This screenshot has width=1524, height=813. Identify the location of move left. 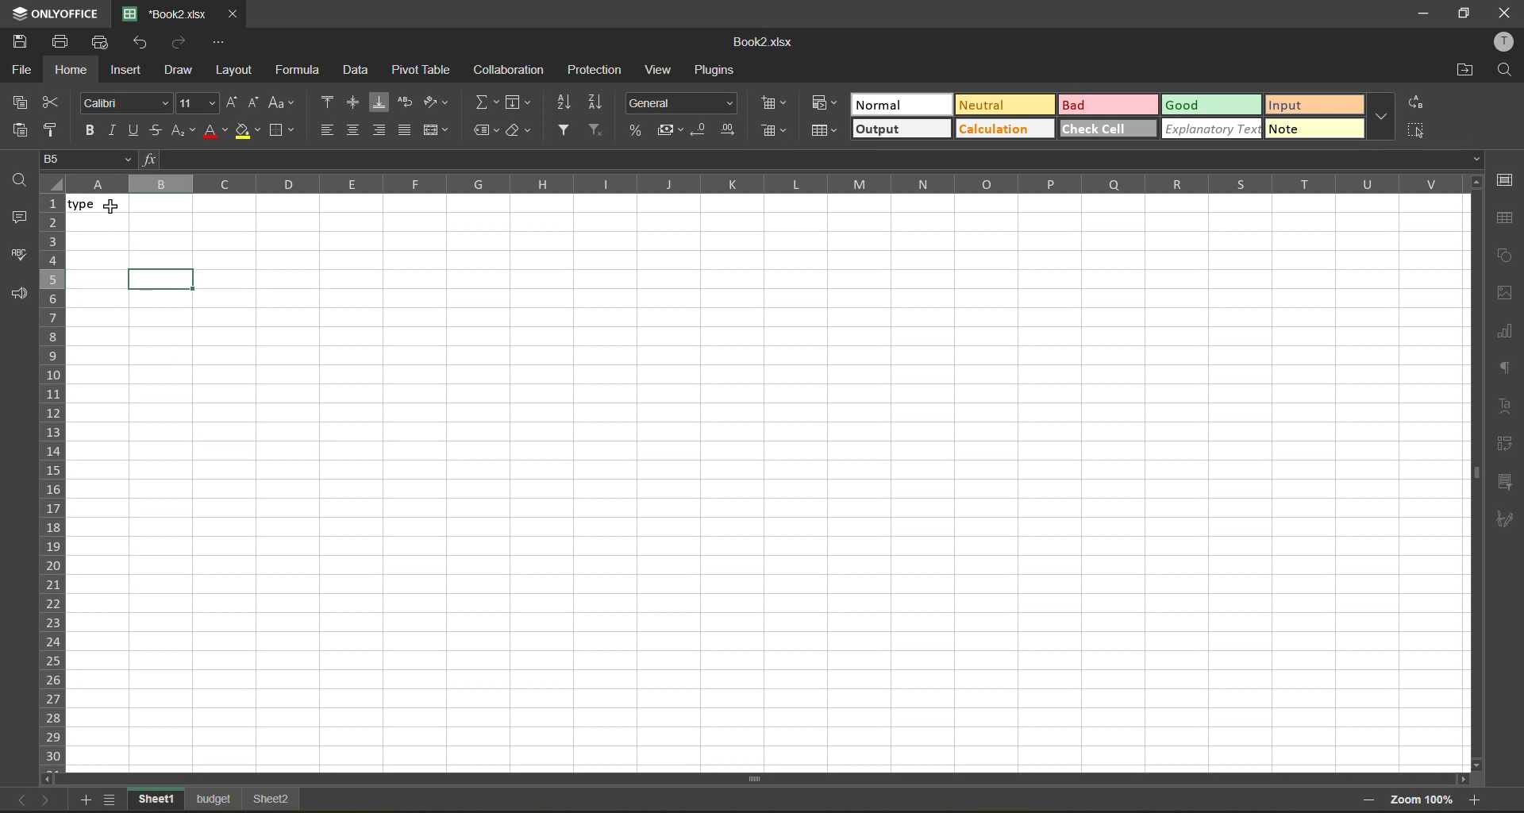
(51, 780).